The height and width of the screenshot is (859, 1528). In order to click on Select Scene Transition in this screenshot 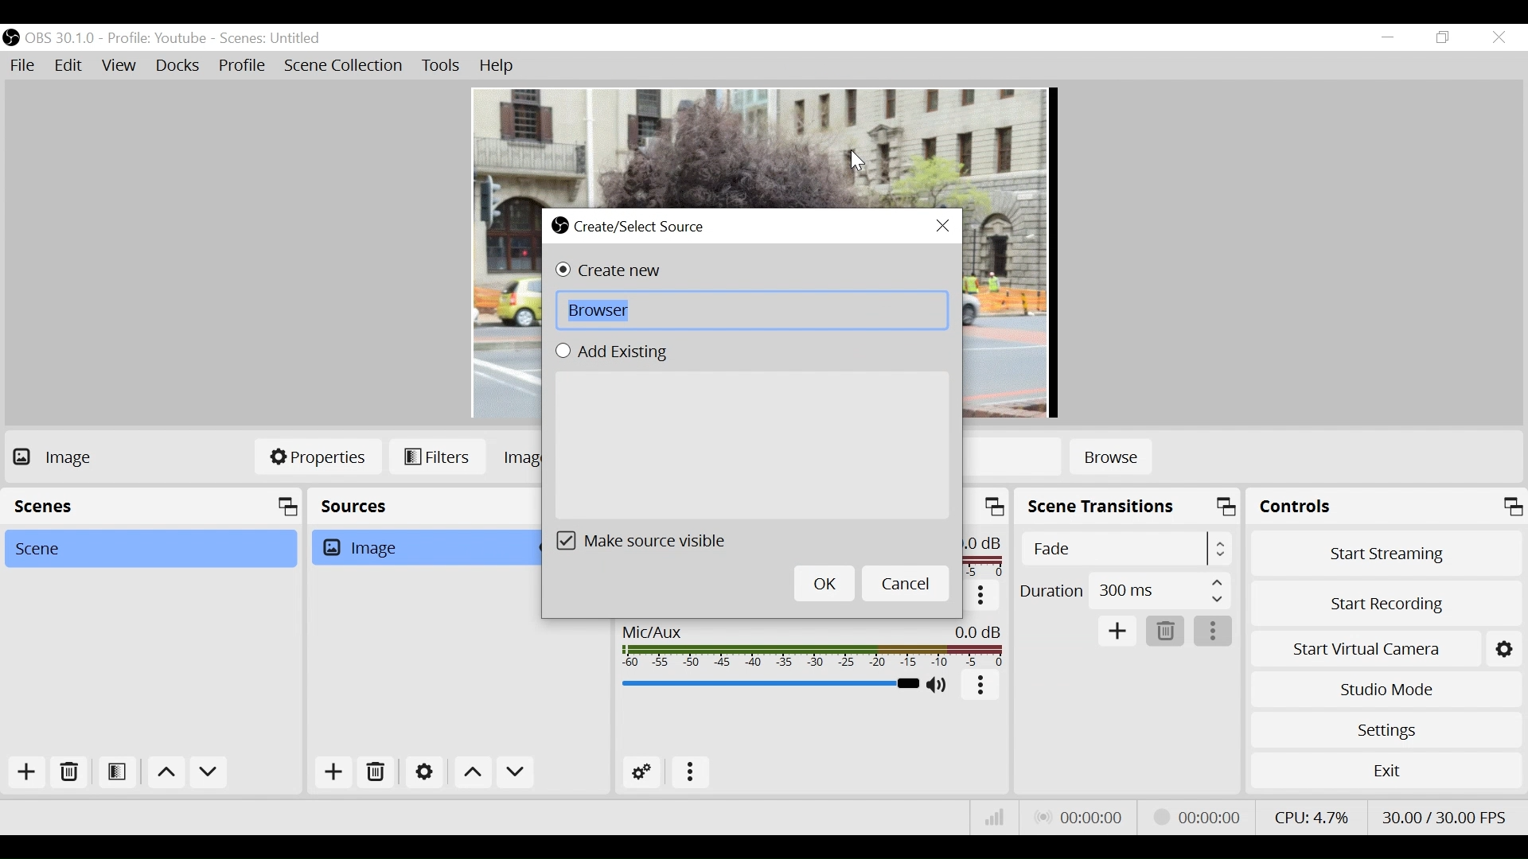, I will do `click(1125, 546)`.